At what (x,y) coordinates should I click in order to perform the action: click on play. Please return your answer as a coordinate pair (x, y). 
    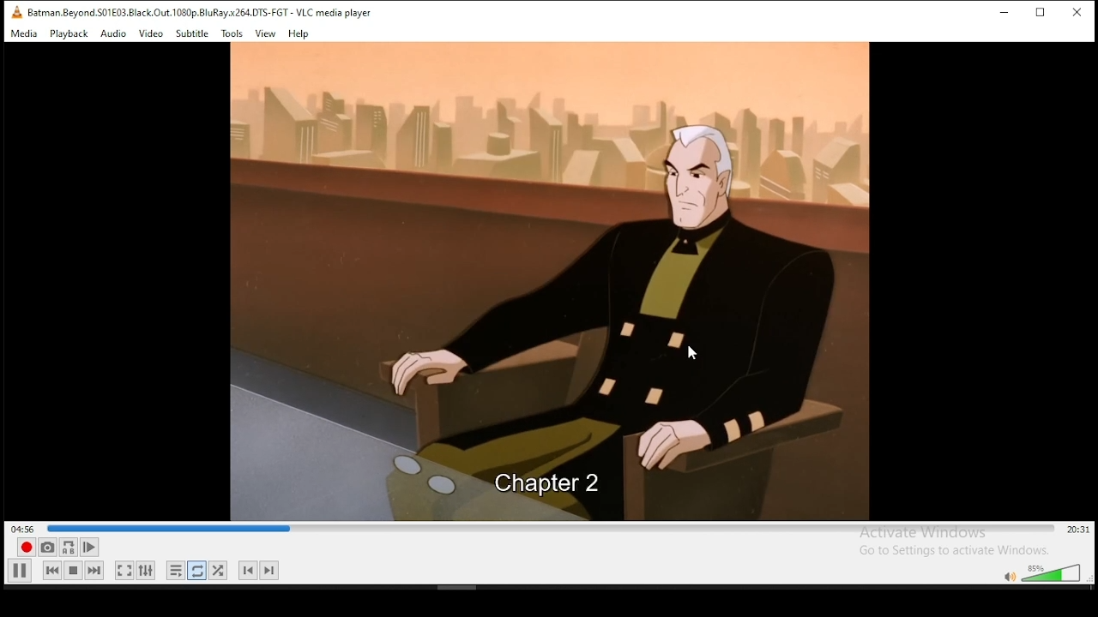
    Looking at the image, I should click on (20, 571).